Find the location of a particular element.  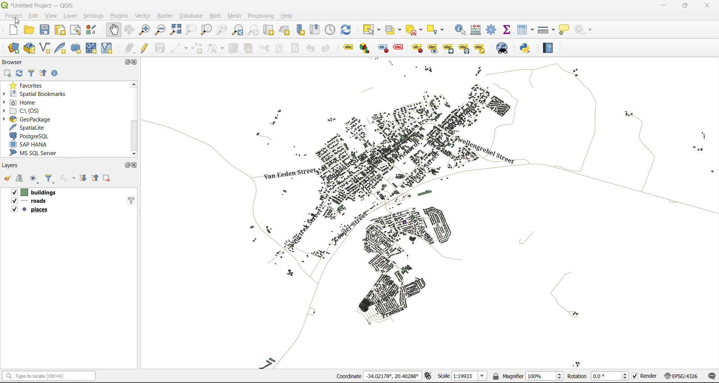

project is located at coordinates (13, 15).